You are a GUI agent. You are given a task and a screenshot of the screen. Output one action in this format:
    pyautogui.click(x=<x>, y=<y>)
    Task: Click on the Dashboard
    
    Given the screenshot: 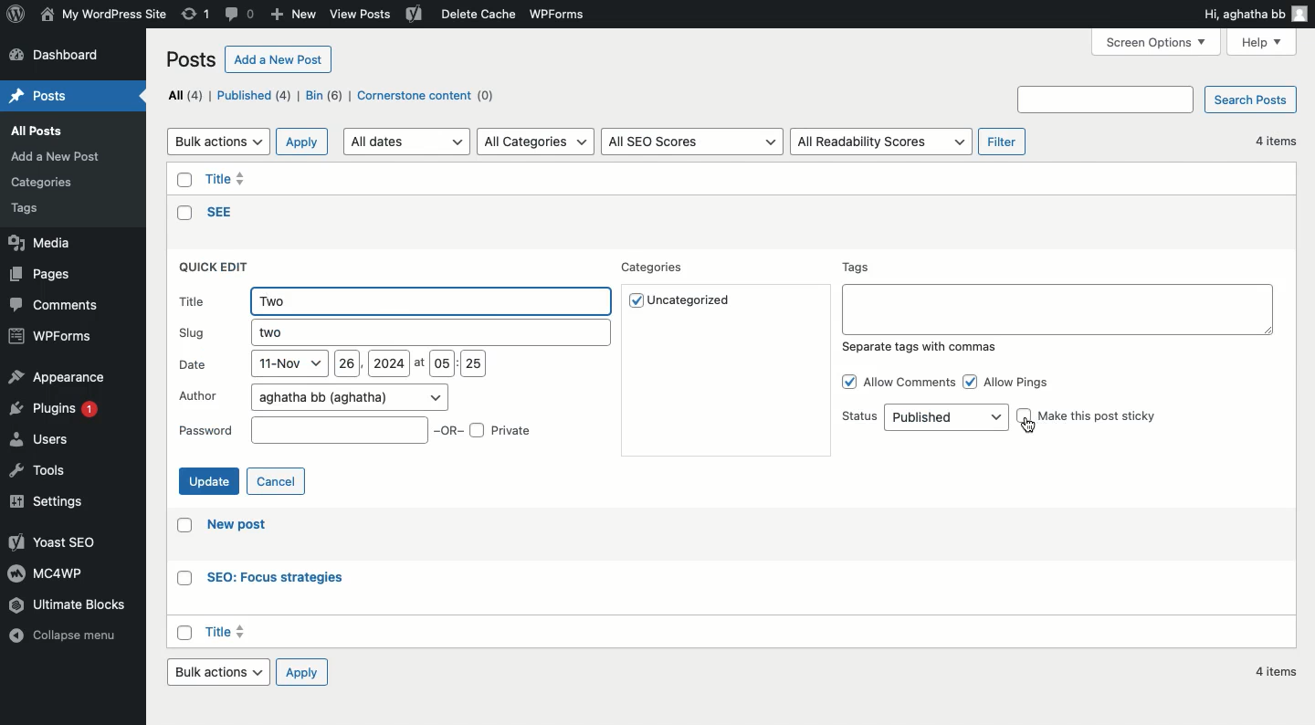 What is the action you would take?
    pyautogui.click(x=61, y=56)
    